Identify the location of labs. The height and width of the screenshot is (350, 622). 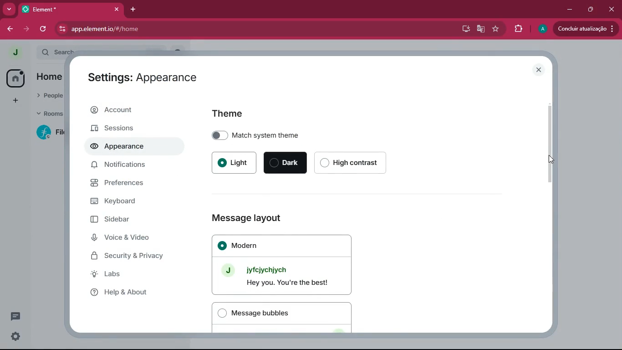
(128, 274).